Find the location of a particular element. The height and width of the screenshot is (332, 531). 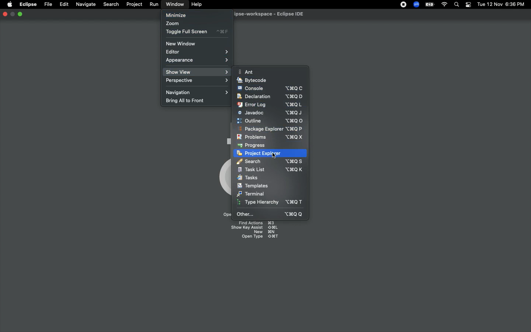

New window is located at coordinates (183, 44).